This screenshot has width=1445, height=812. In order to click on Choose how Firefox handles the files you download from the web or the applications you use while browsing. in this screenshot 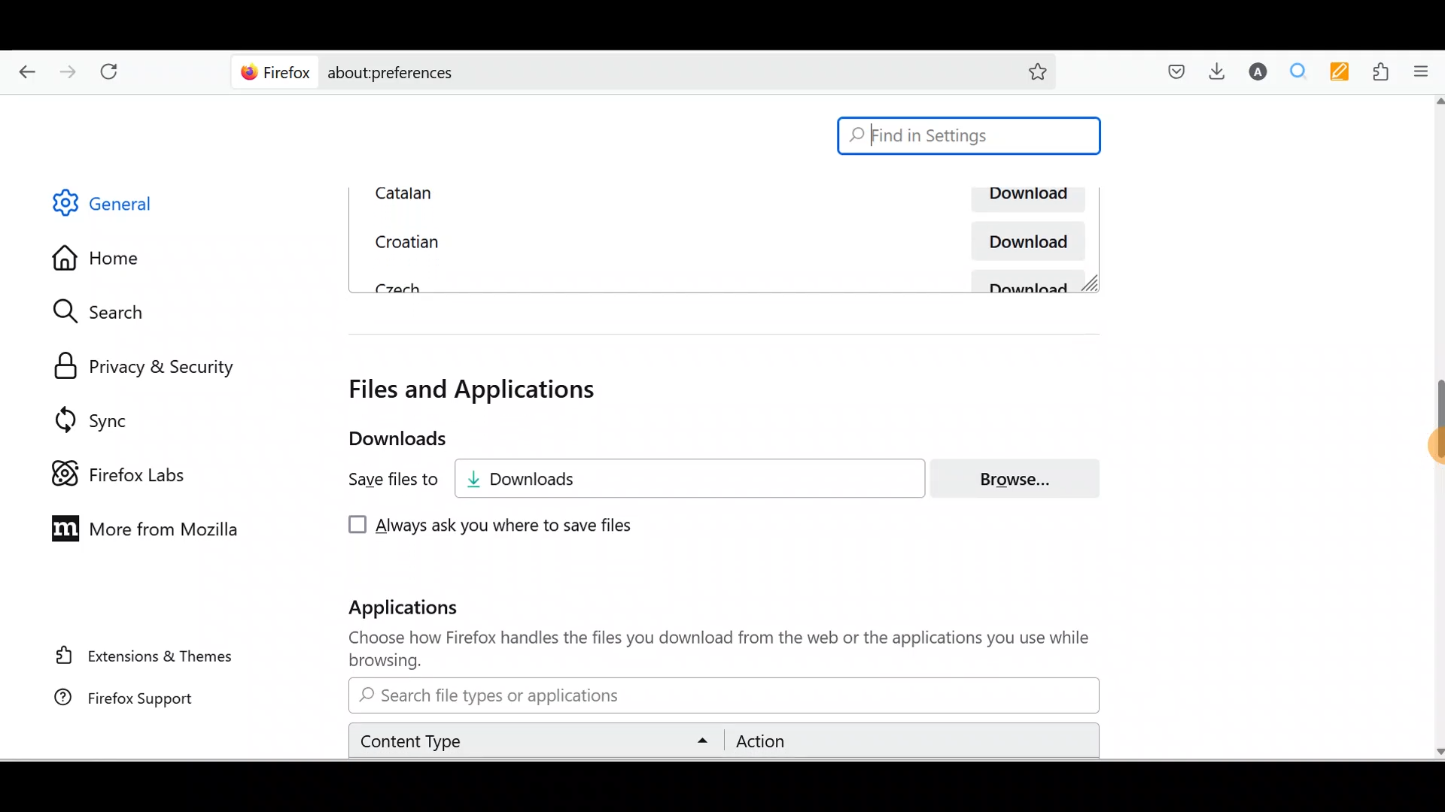, I will do `click(708, 650)`.